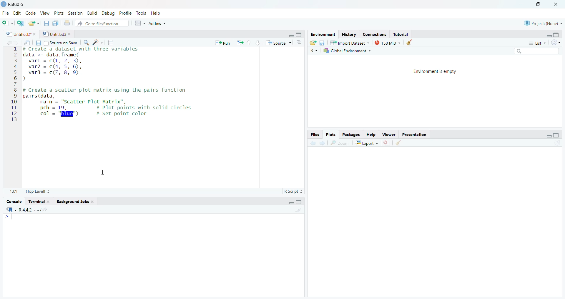 This screenshot has height=299, width=565. Describe the element at coordinates (323, 34) in the screenshot. I see `Environment` at that location.